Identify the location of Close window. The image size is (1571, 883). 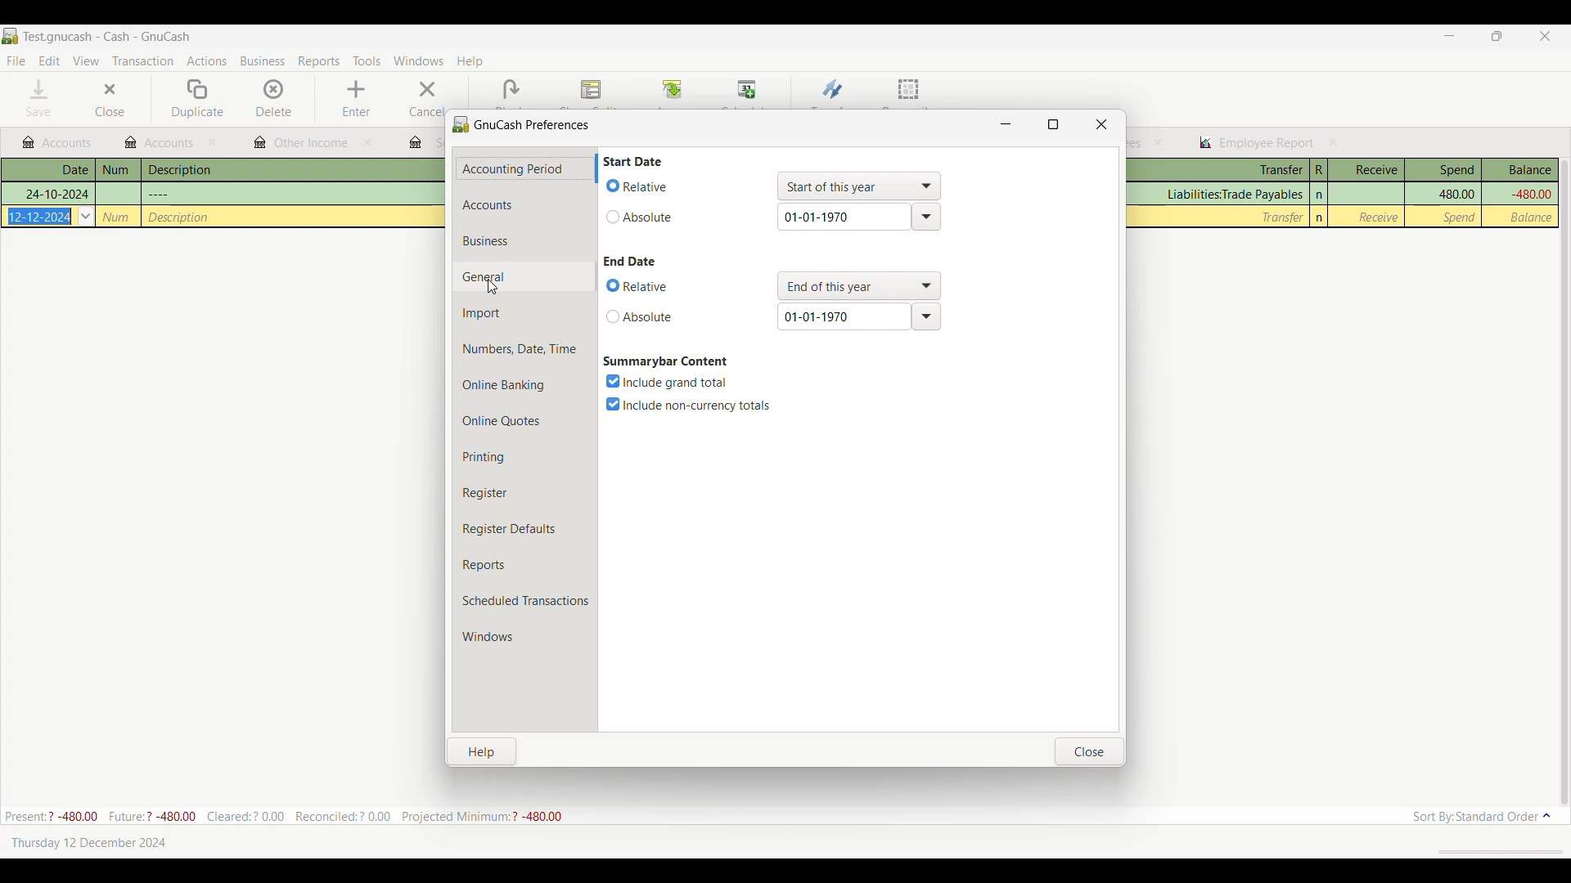
(1101, 124).